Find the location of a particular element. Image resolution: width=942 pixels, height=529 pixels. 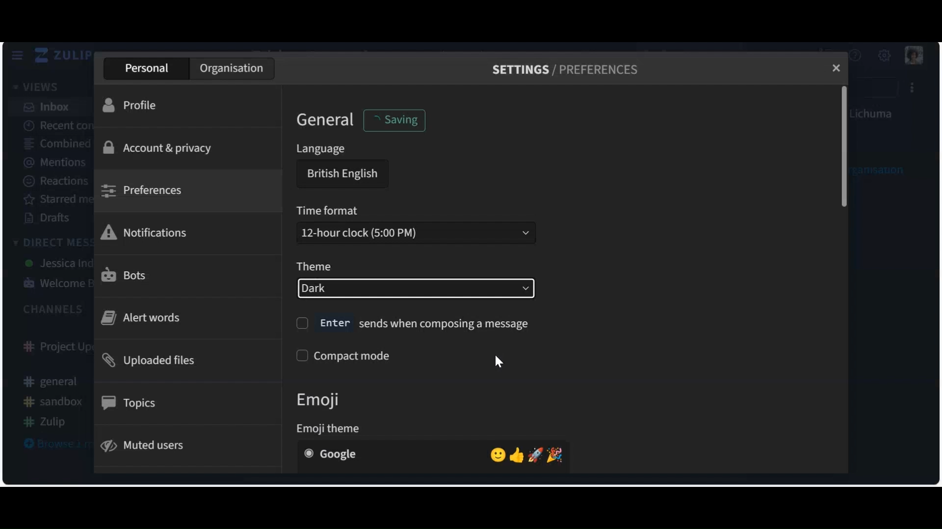

 is located at coordinates (413, 323).